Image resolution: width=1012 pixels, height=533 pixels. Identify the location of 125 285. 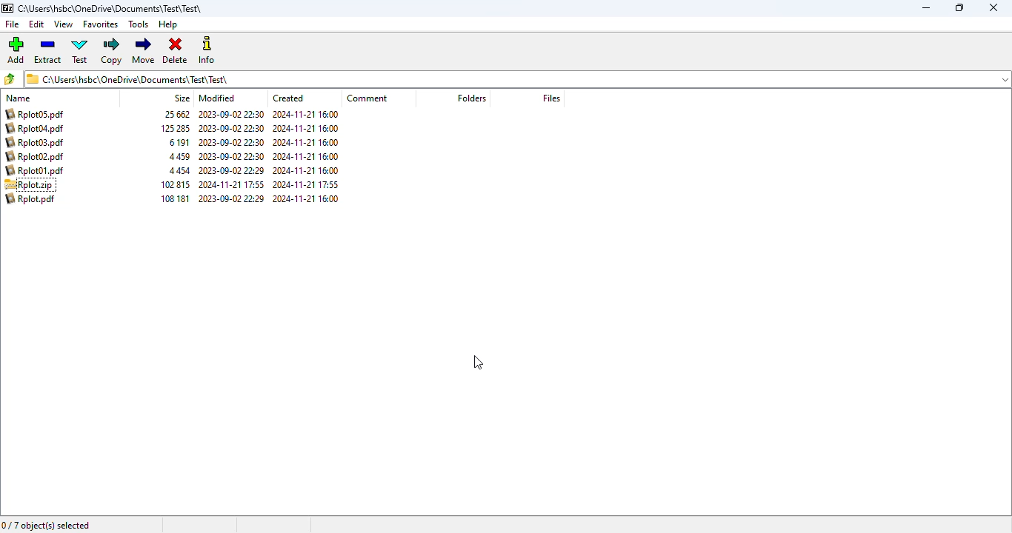
(176, 128).